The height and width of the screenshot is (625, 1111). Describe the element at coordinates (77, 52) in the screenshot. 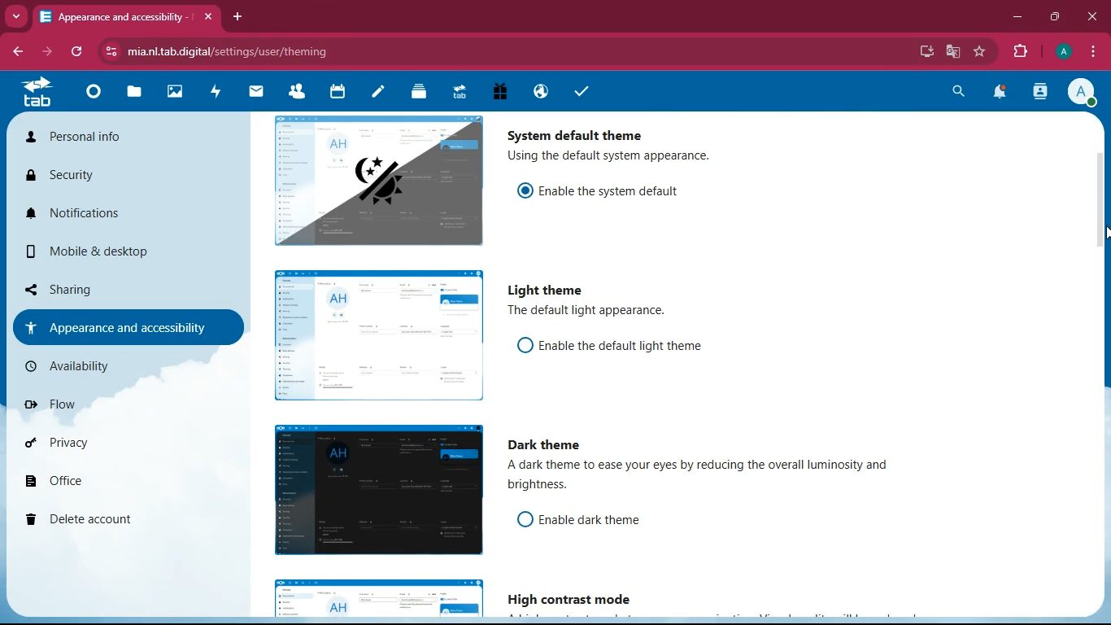

I see `refresh` at that location.